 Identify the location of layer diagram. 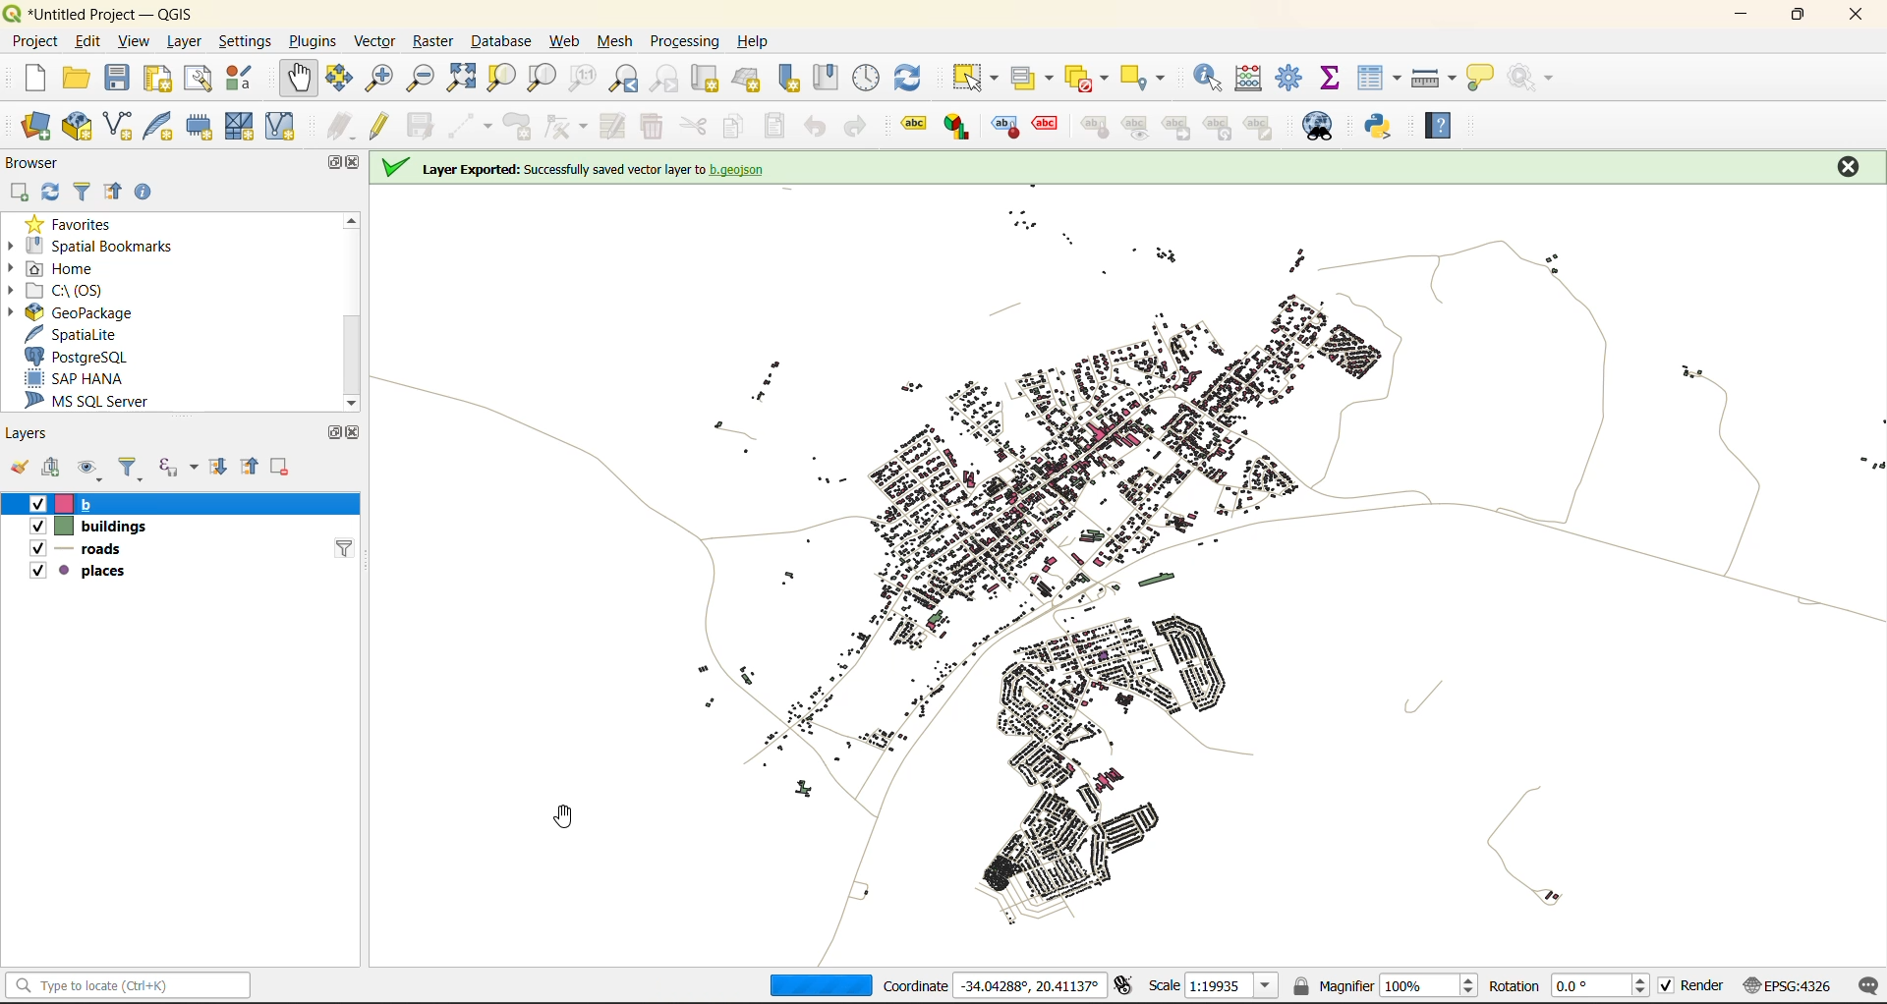
(961, 127).